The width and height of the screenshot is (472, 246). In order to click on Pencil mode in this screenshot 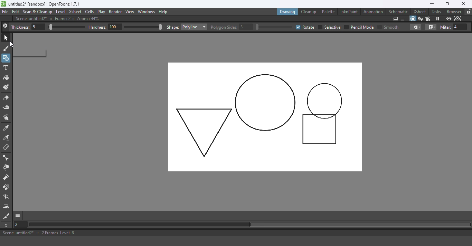, I will do `click(359, 27)`.